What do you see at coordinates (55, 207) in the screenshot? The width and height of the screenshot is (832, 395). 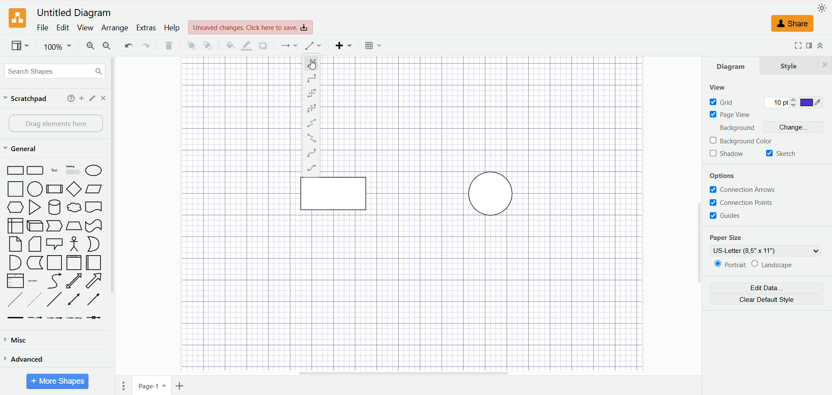 I see `Cylinder` at bounding box center [55, 207].